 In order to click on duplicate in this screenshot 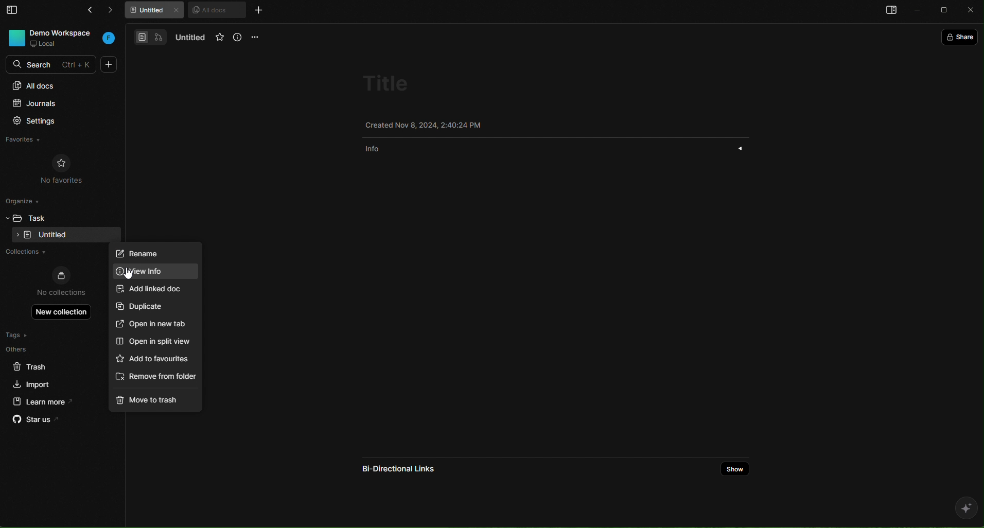, I will do `click(147, 306)`.